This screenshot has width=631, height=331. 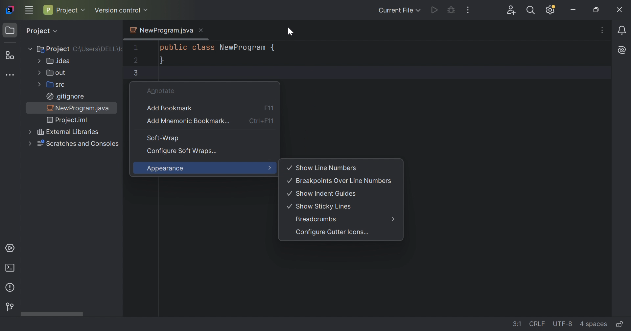 What do you see at coordinates (393, 219) in the screenshot?
I see `More` at bounding box center [393, 219].